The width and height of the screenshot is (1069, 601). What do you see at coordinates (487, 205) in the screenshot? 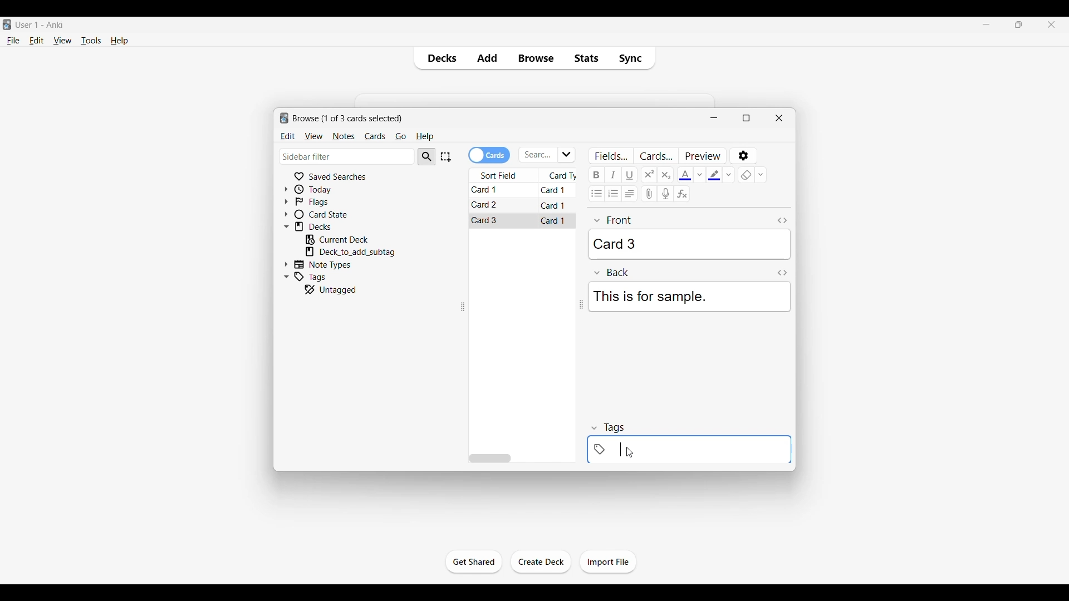
I see `Card 2` at bounding box center [487, 205].